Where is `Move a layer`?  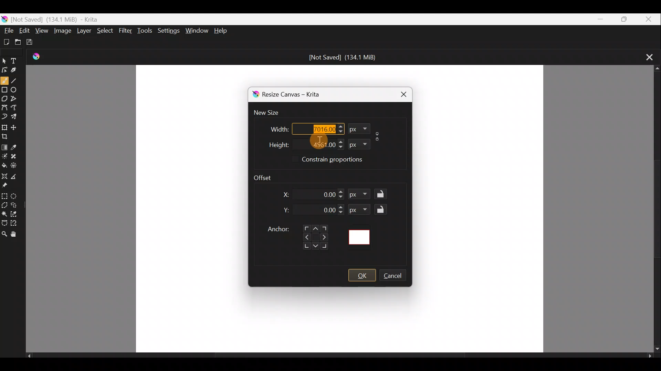
Move a layer is located at coordinates (17, 127).